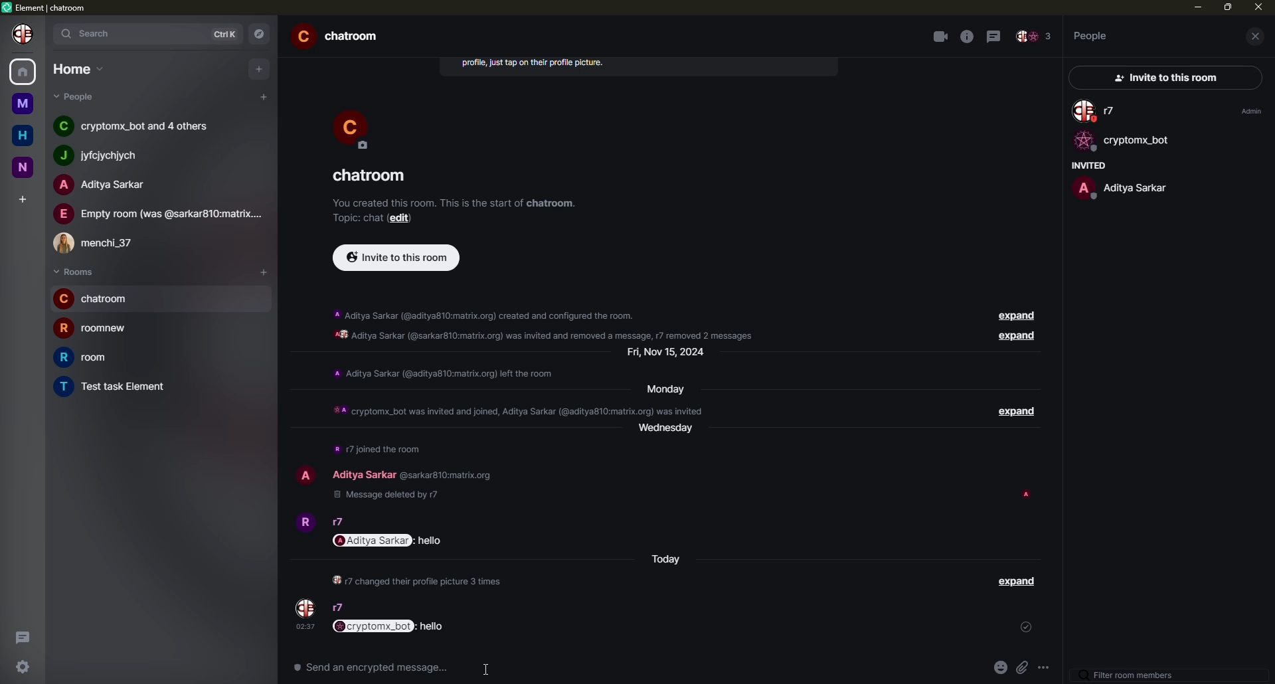  I want to click on people, so click(159, 214).